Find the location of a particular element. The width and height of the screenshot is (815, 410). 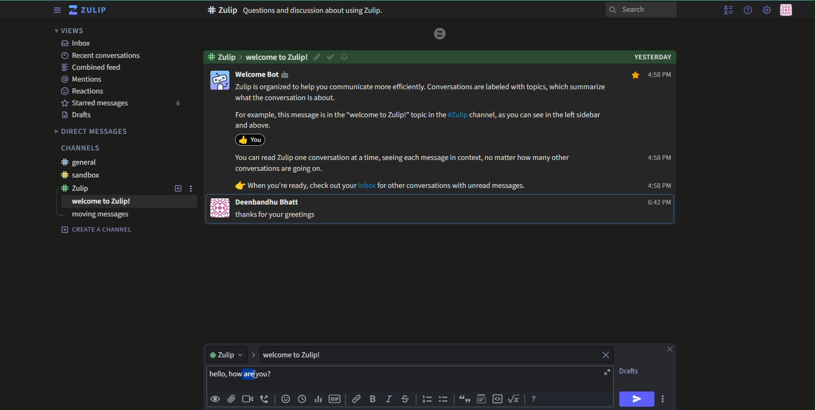

starred messages is located at coordinates (95, 102).